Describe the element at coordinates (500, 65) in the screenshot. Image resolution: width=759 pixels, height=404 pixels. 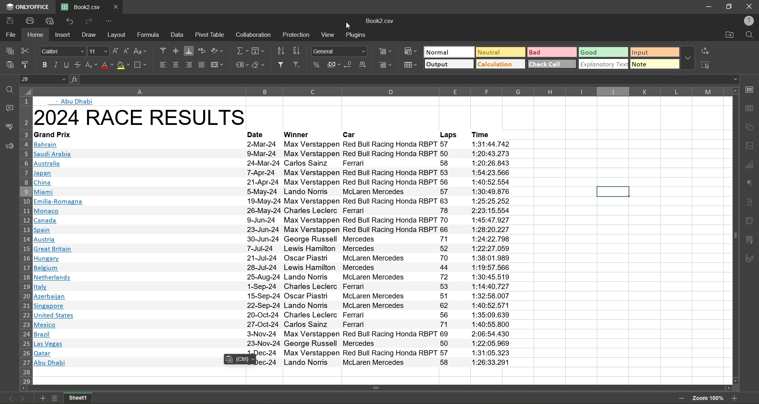
I see `calculation` at that location.